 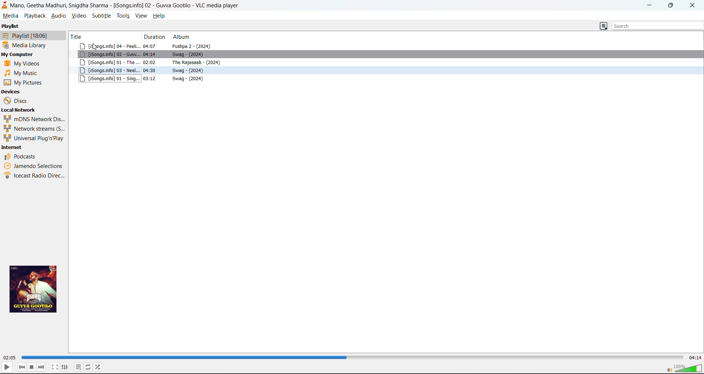 I want to click on total time, so click(x=695, y=358).